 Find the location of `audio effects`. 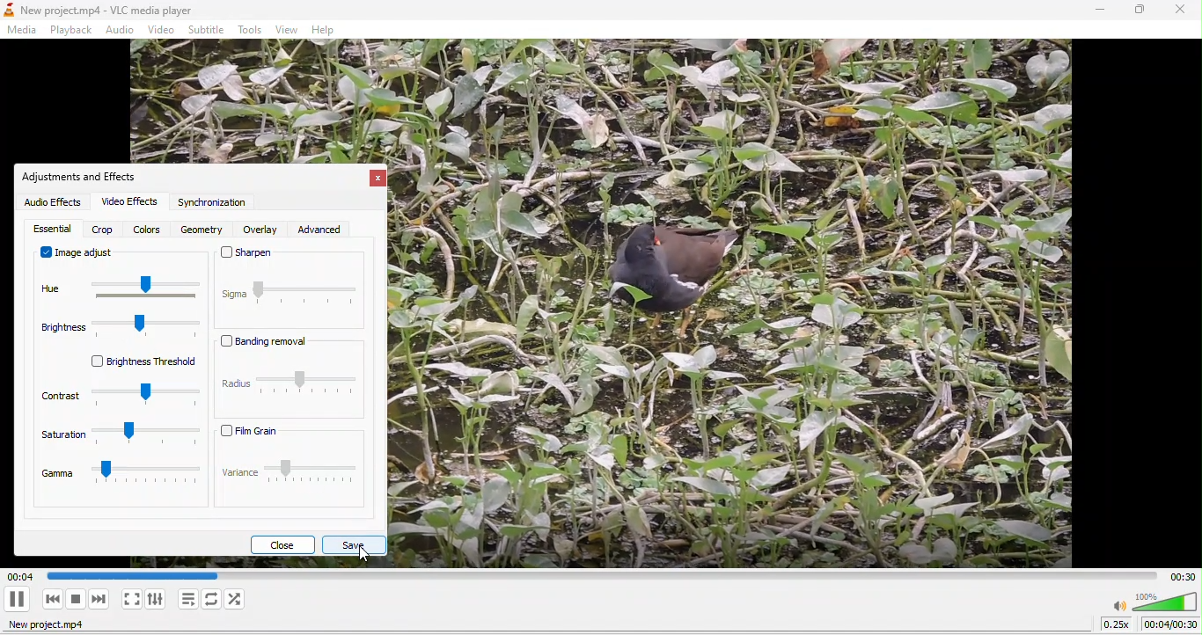

audio effects is located at coordinates (52, 203).